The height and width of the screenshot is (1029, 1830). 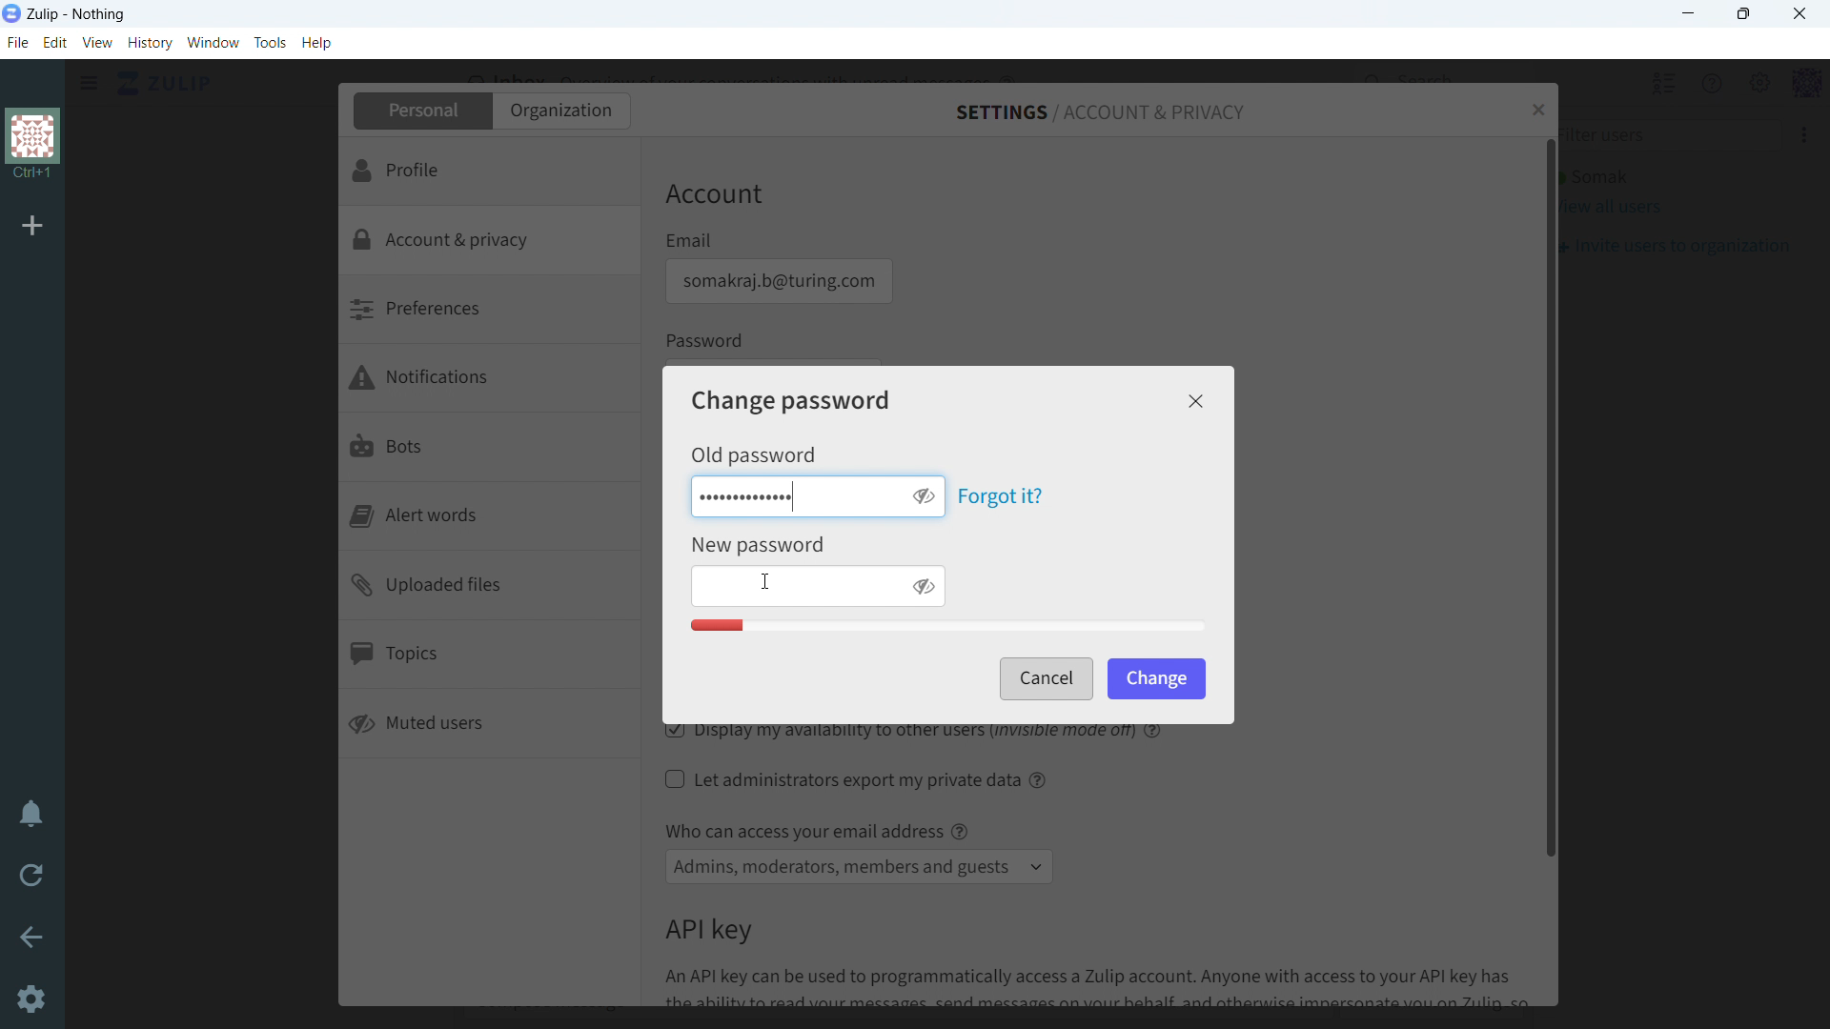 I want to click on help menu, so click(x=1707, y=83).